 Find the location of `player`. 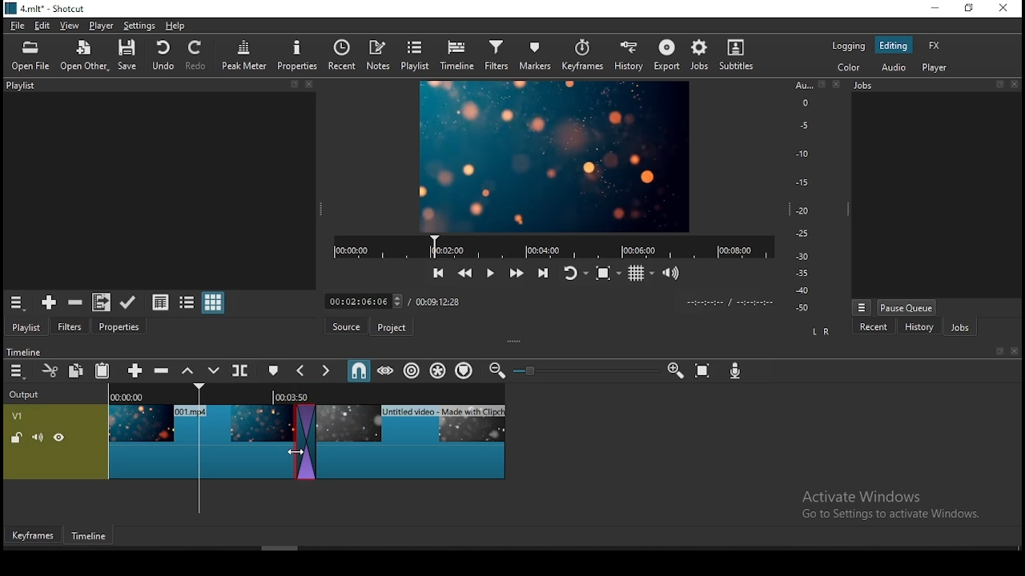

player is located at coordinates (935, 69).